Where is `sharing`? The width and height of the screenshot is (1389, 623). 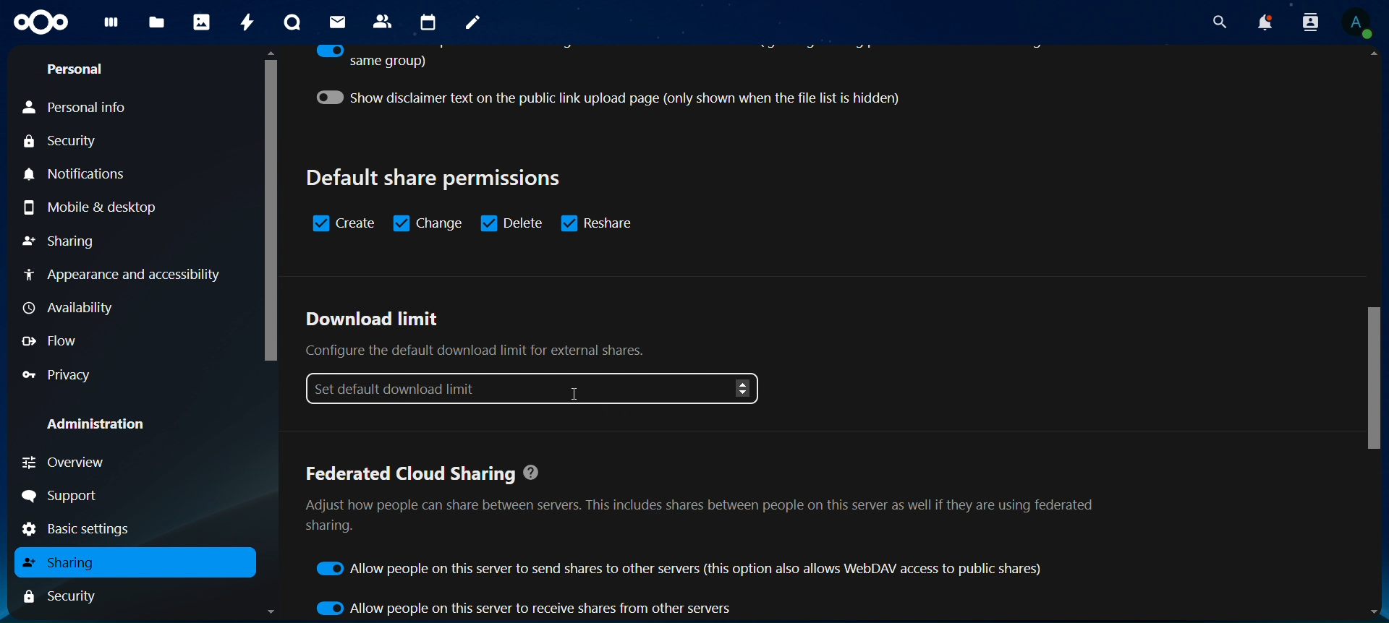
sharing is located at coordinates (61, 242).